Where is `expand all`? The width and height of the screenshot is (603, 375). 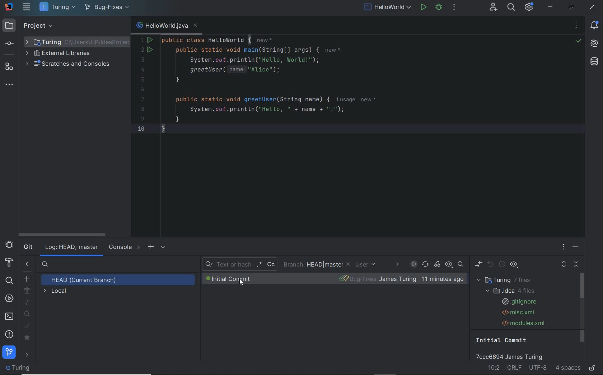
expand all is located at coordinates (564, 265).